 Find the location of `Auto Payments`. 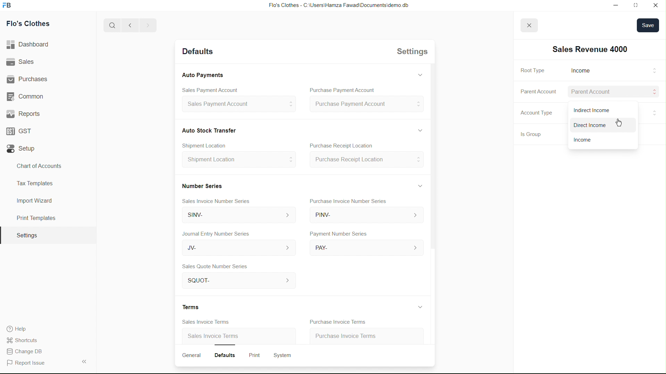

Auto Payments is located at coordinates (202, 75).